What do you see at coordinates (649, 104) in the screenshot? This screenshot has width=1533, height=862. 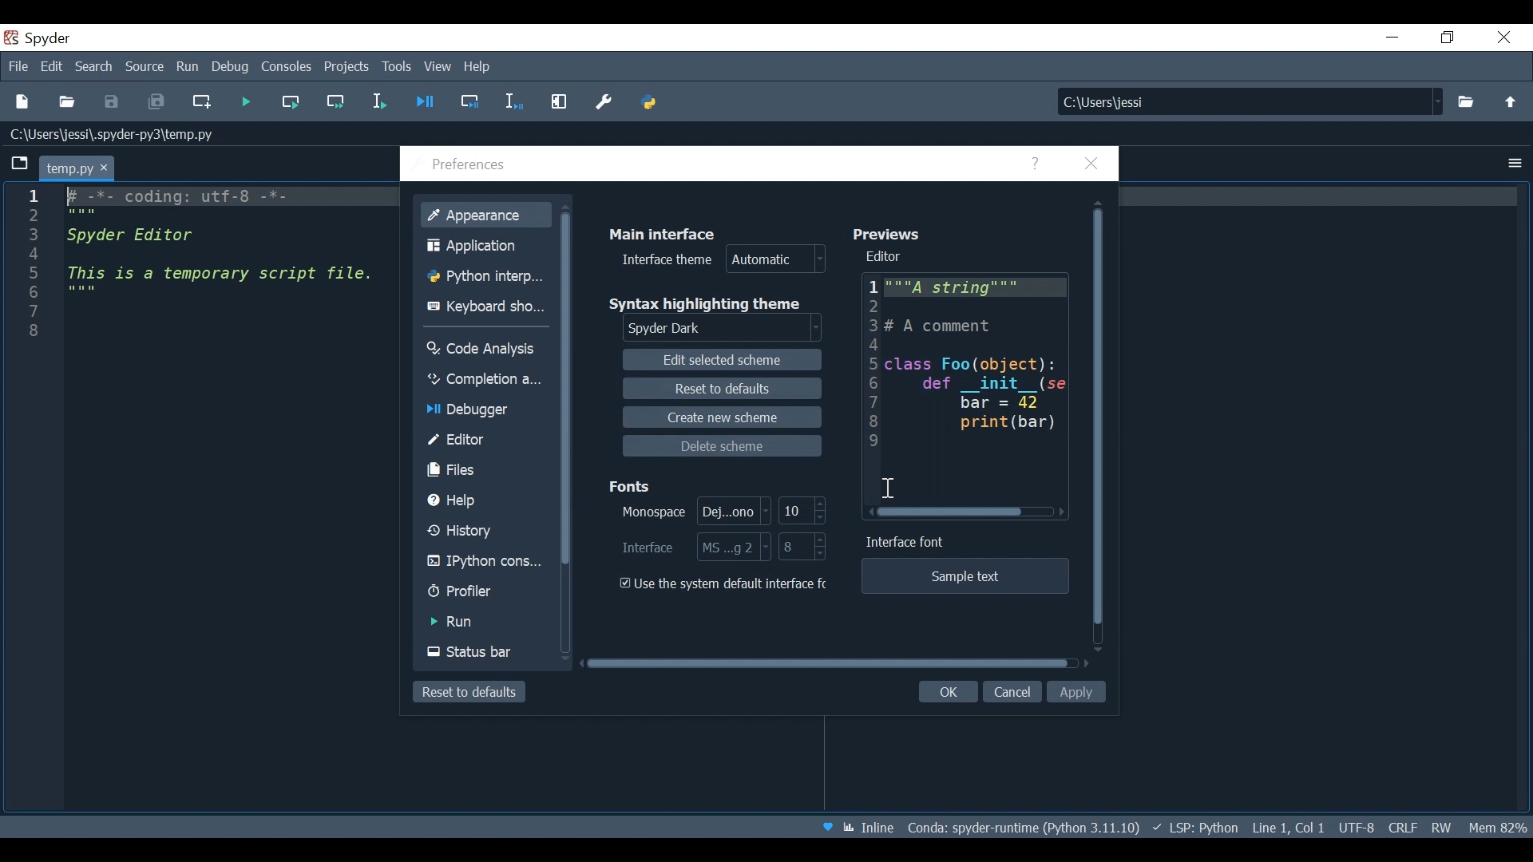 I see `PYTHONPATH Manager` at bounding box center [649, 104].